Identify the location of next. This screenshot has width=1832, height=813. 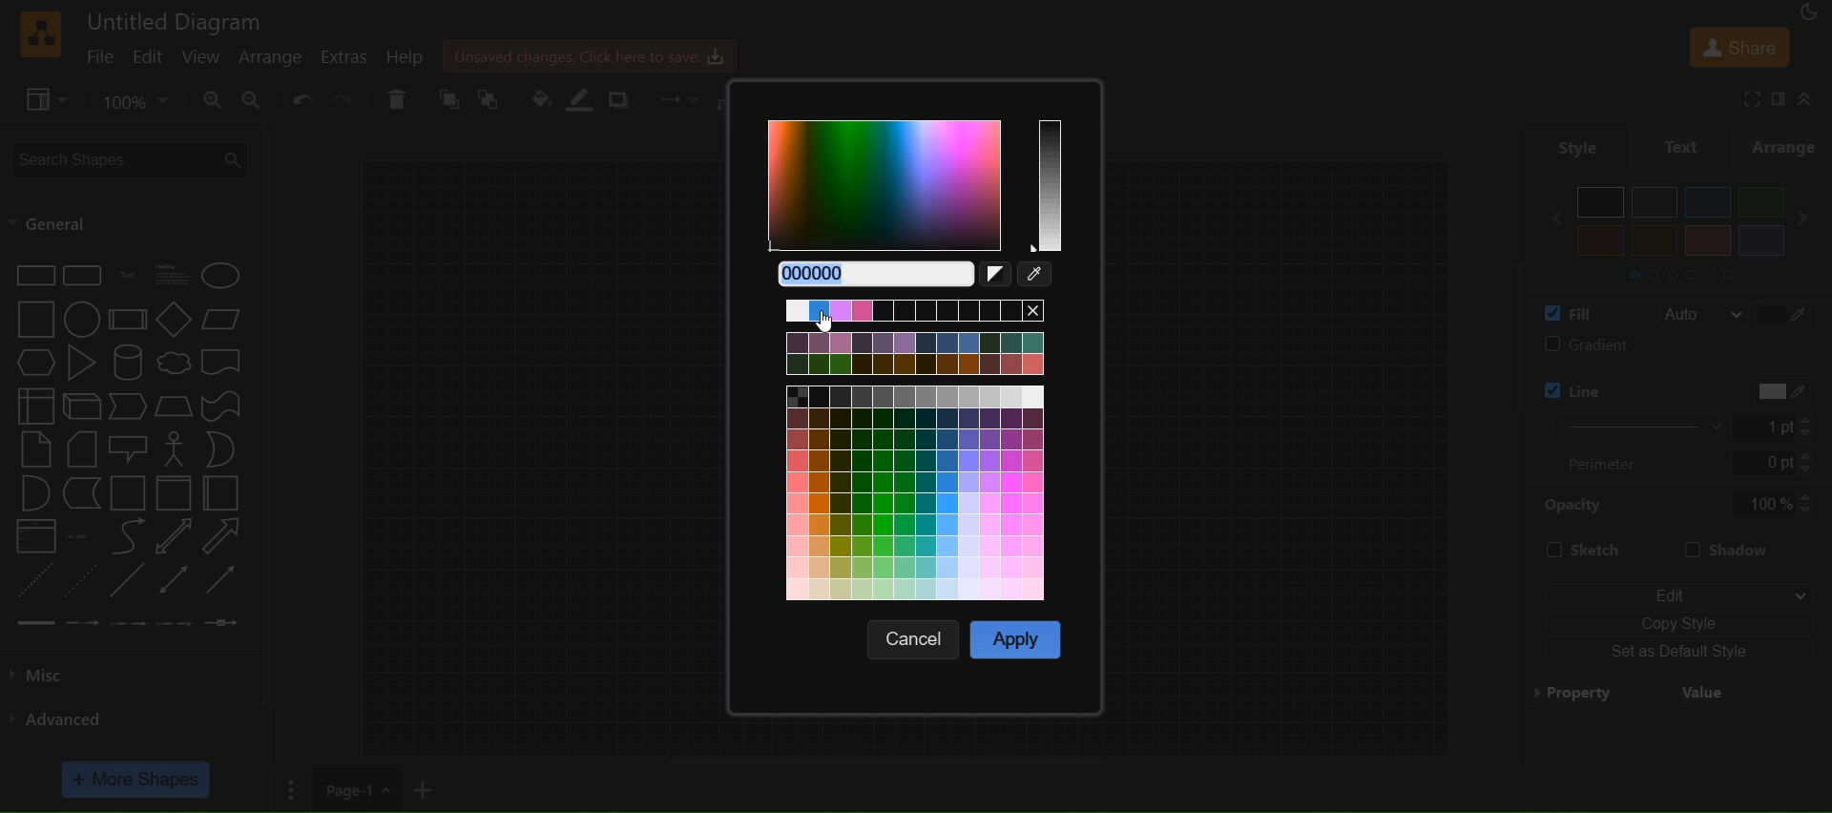
(1809, 219).